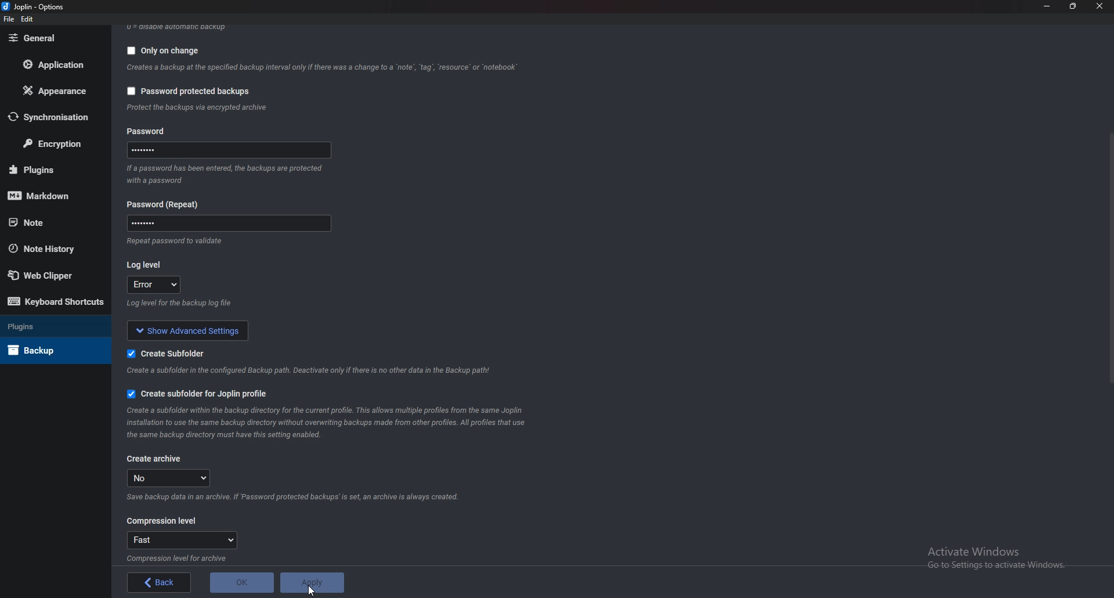 The height and width of the screenshot is (598, 1114). What do you see at coordinates (53, 302) in the screenshot?
I see `Keyboard shortcuts` at bounding box center [53, 302].